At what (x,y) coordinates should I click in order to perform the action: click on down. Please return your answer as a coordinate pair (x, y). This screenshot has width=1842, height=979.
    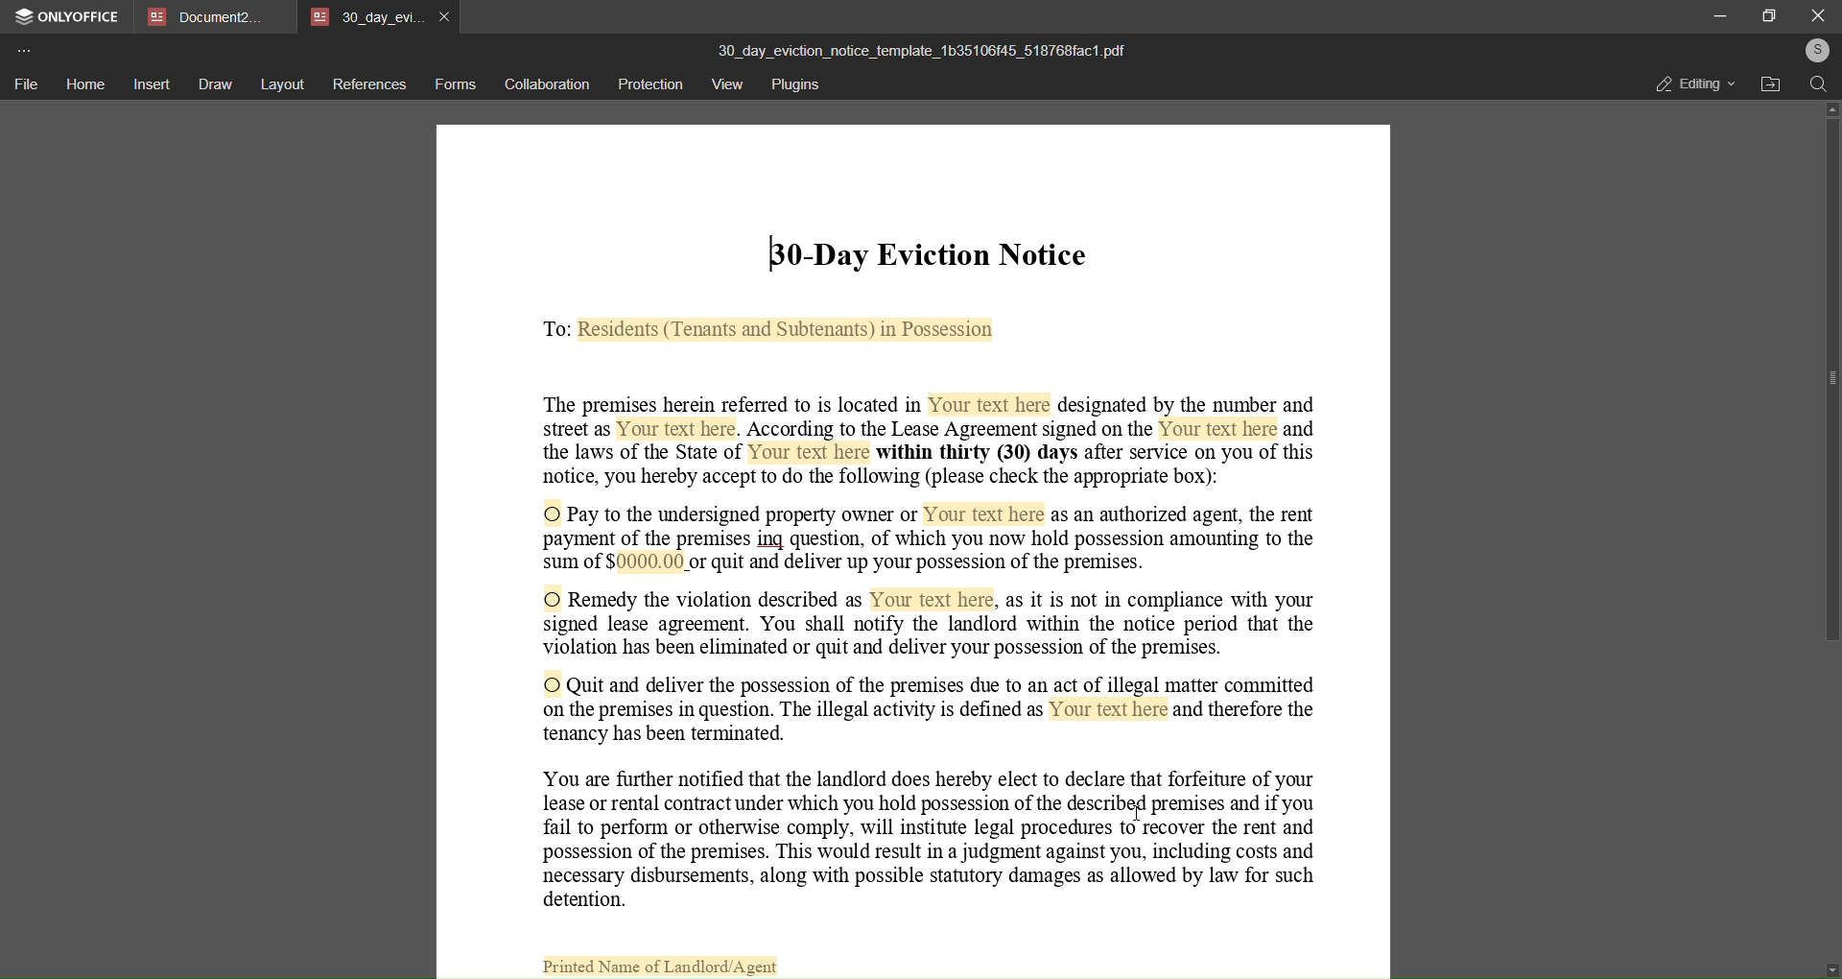
    Looking at the image, I should click on (1829, 966).